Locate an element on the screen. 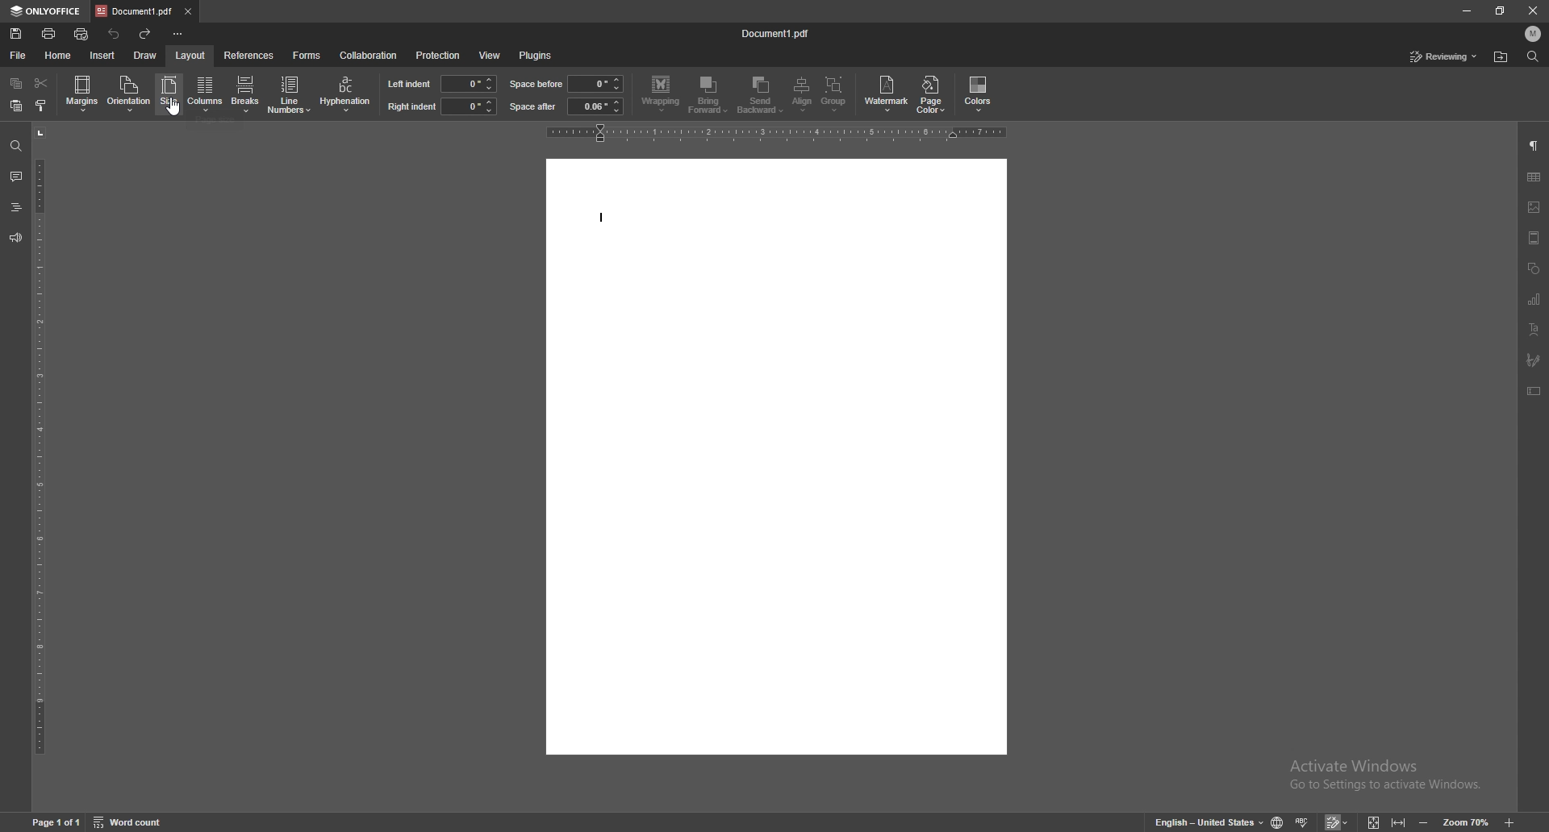  copy is located at coordinates (18, 83).